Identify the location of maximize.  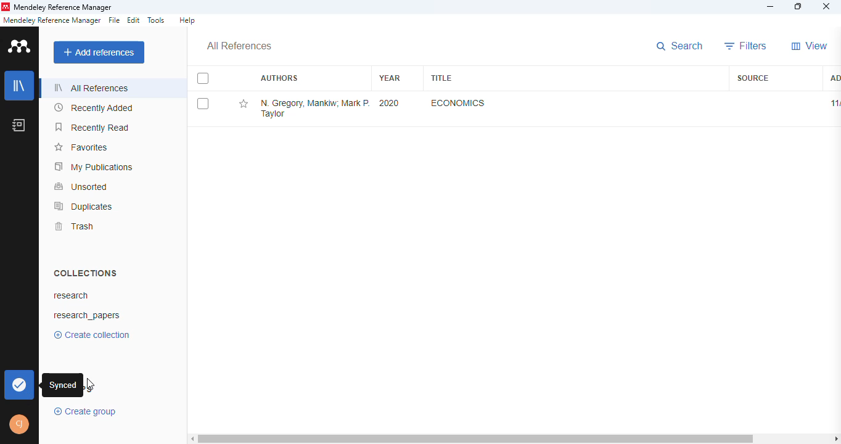
(798, 6).